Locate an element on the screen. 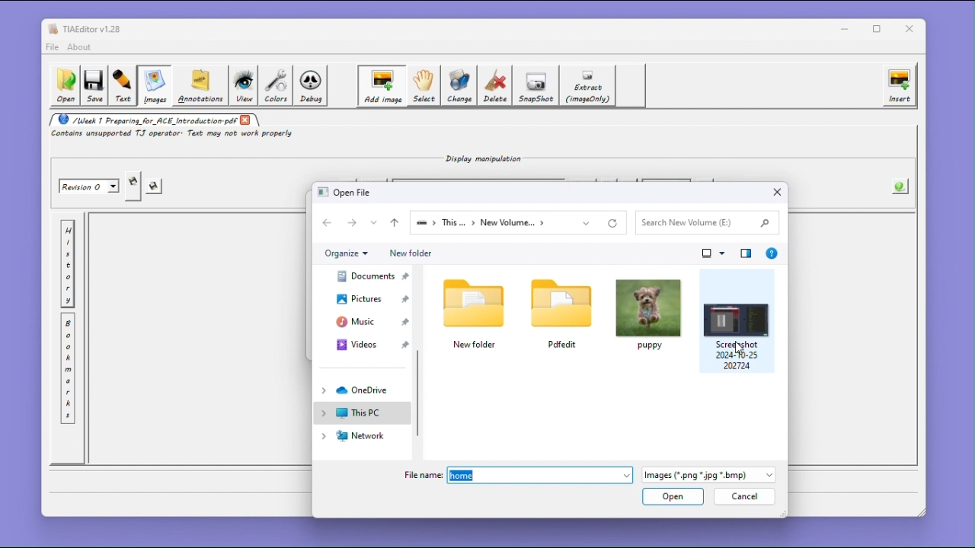 This screenshot has width=975, height=548. cancel is located at coordinates (743, 498).